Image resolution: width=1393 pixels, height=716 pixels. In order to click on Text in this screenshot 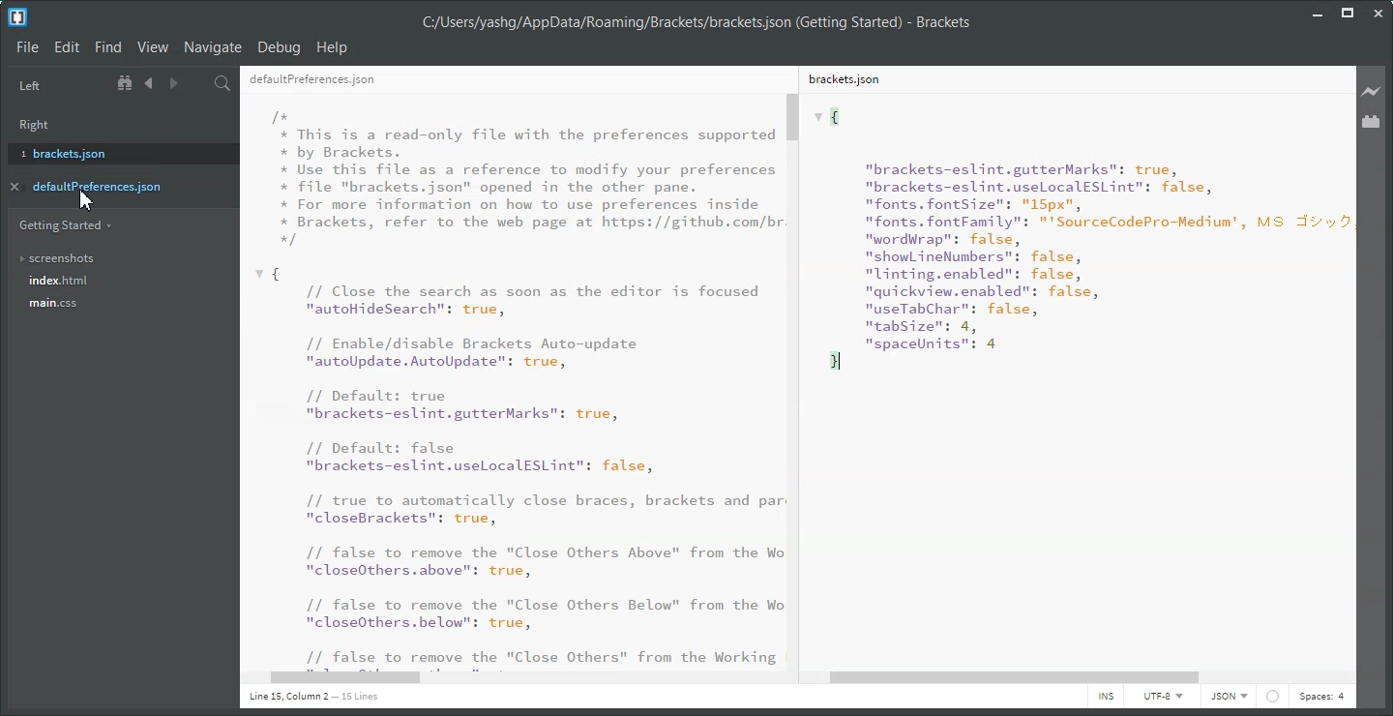, I will do `click(1070, 379)`.